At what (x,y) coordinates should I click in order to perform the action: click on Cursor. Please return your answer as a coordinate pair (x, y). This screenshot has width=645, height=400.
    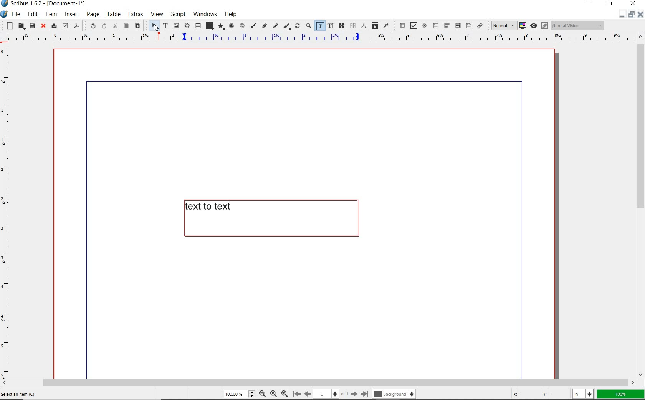
    Looking at the image, I should click on (155, 29).